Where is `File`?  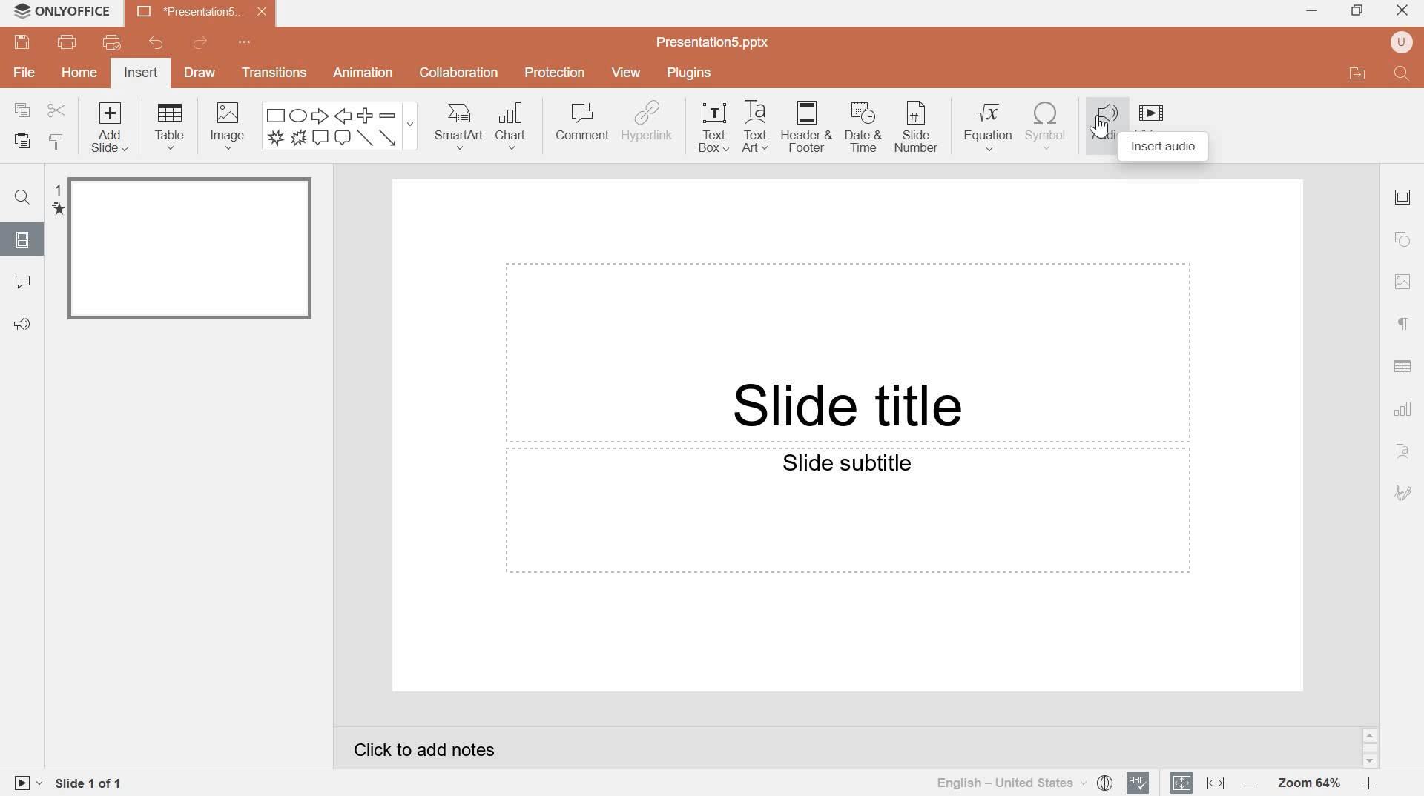 File is located at coordinates (23, 73).